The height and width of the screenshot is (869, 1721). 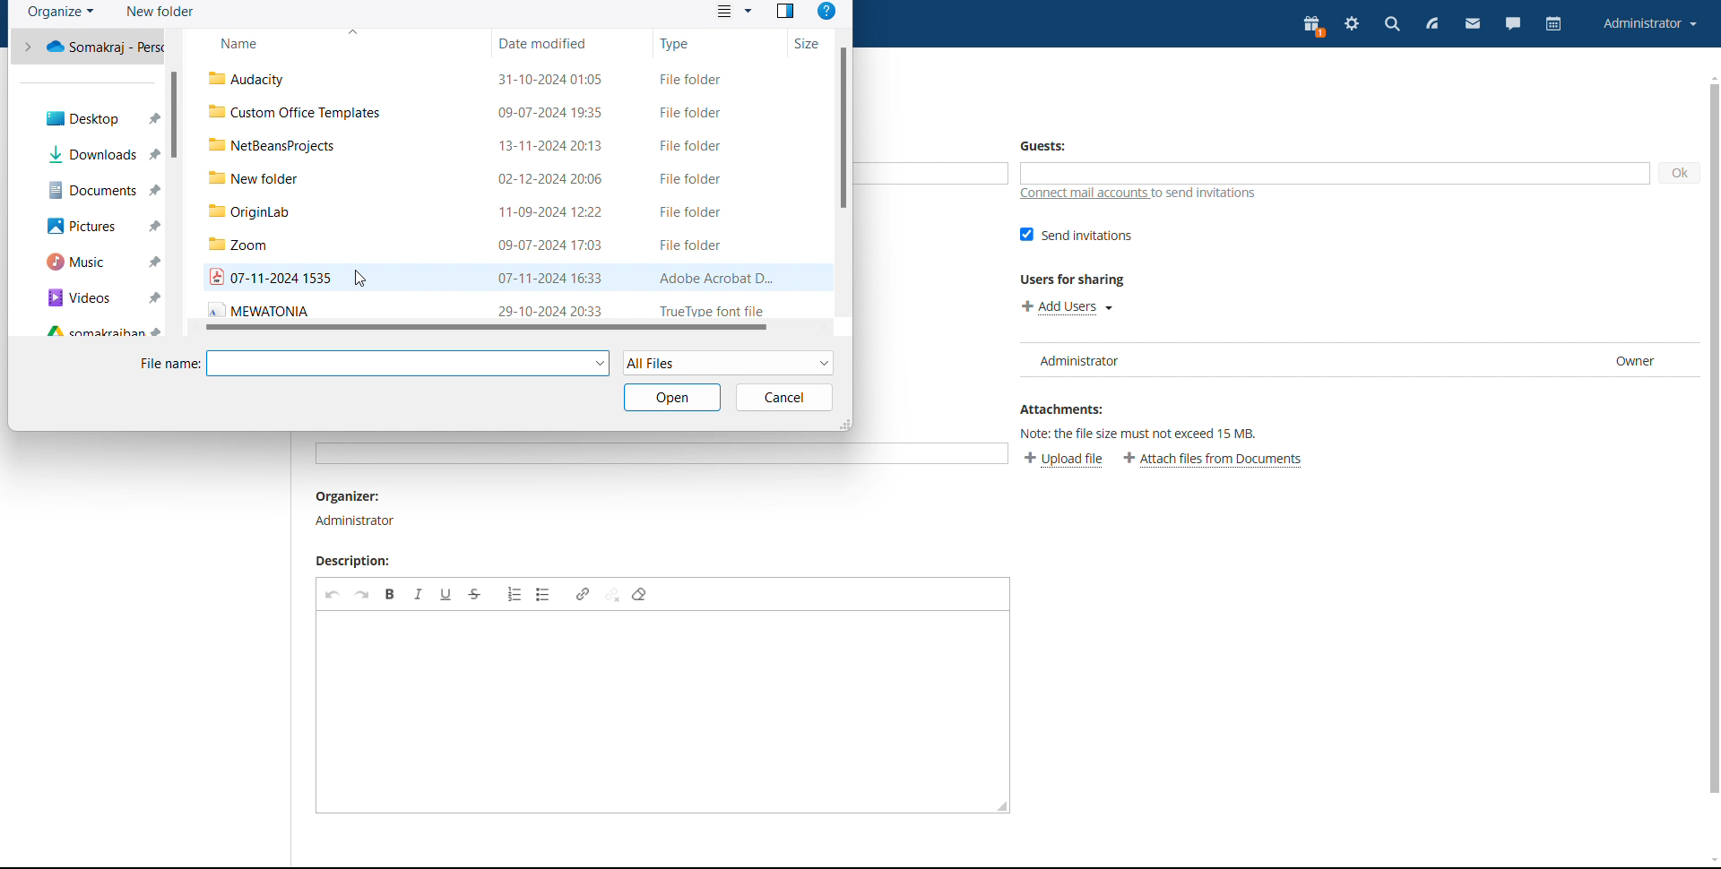 What do you see at coordinates (88, 331) in the screenshot?
I see `quick access folders` at bounding box center [88, 331].